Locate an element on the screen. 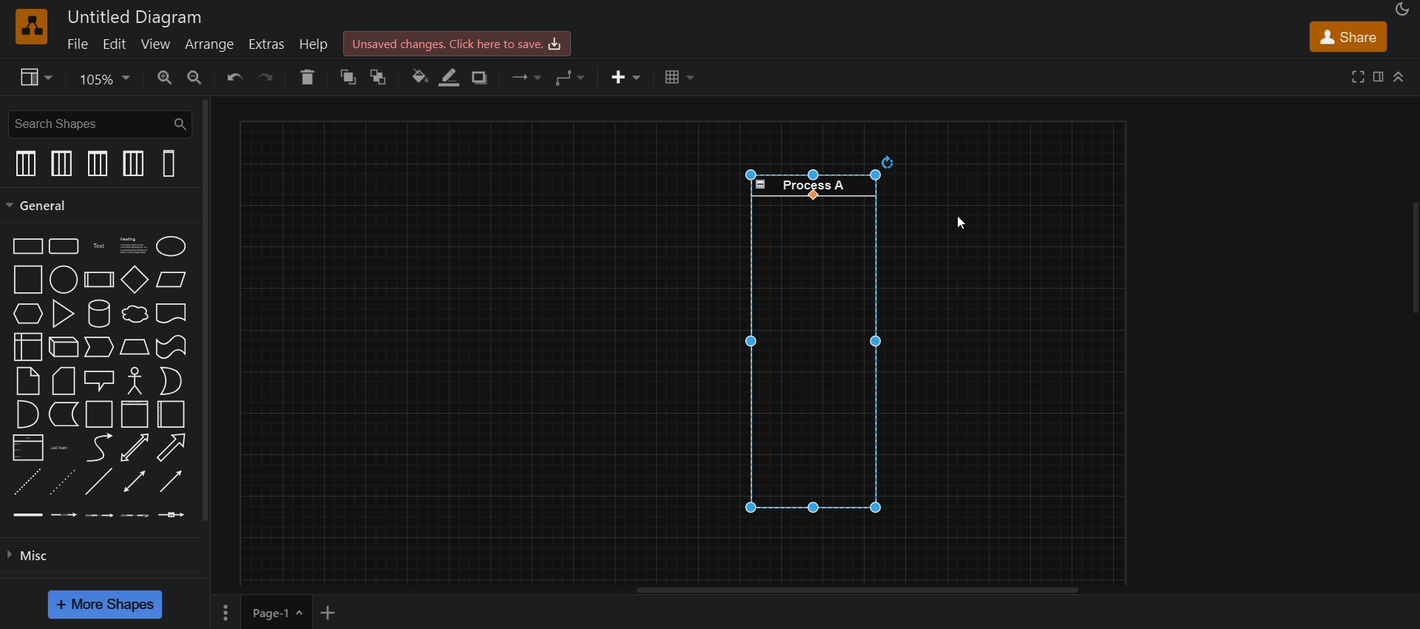 Image resolution: width=1420 pixels, height=629 pixels. curve is located at coordinates (100, 449).